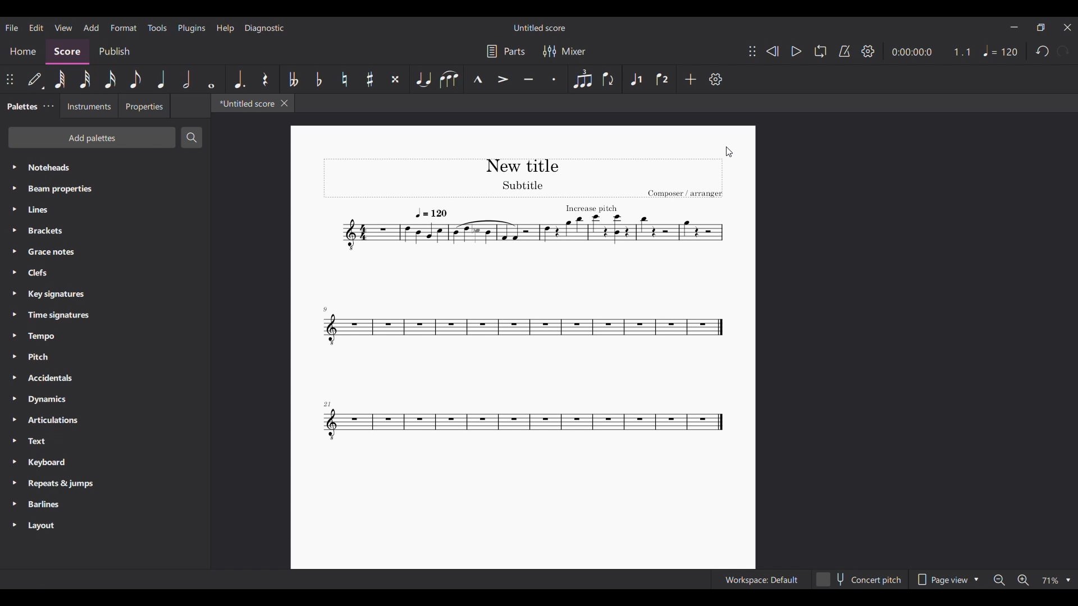  What do you see at coordinates (582, 79) in the screenshot?
I see `Tuplet` at bounding box center [582, 79].